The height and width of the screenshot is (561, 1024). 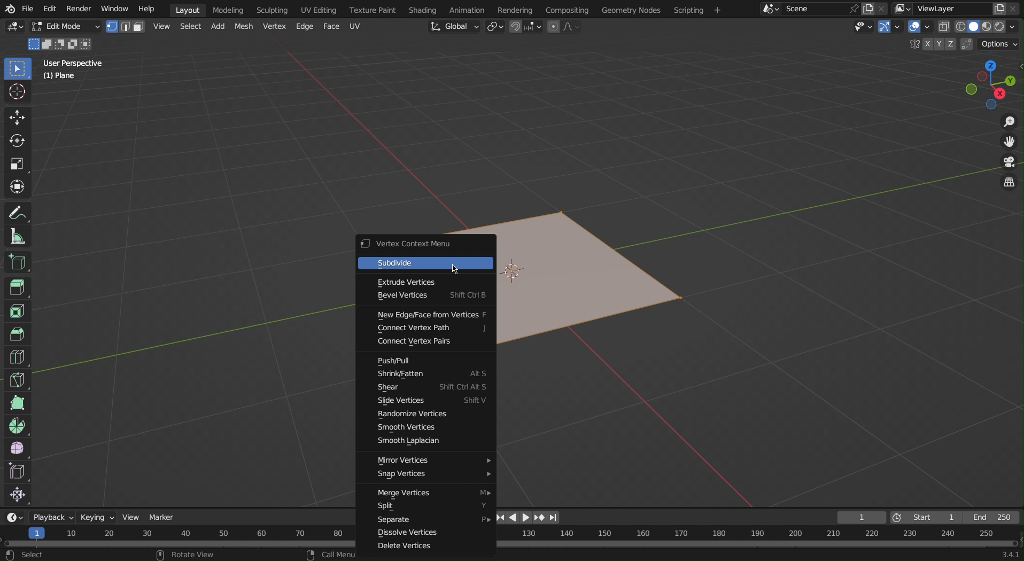 I want to click on Render, so click(x=79, y=9).